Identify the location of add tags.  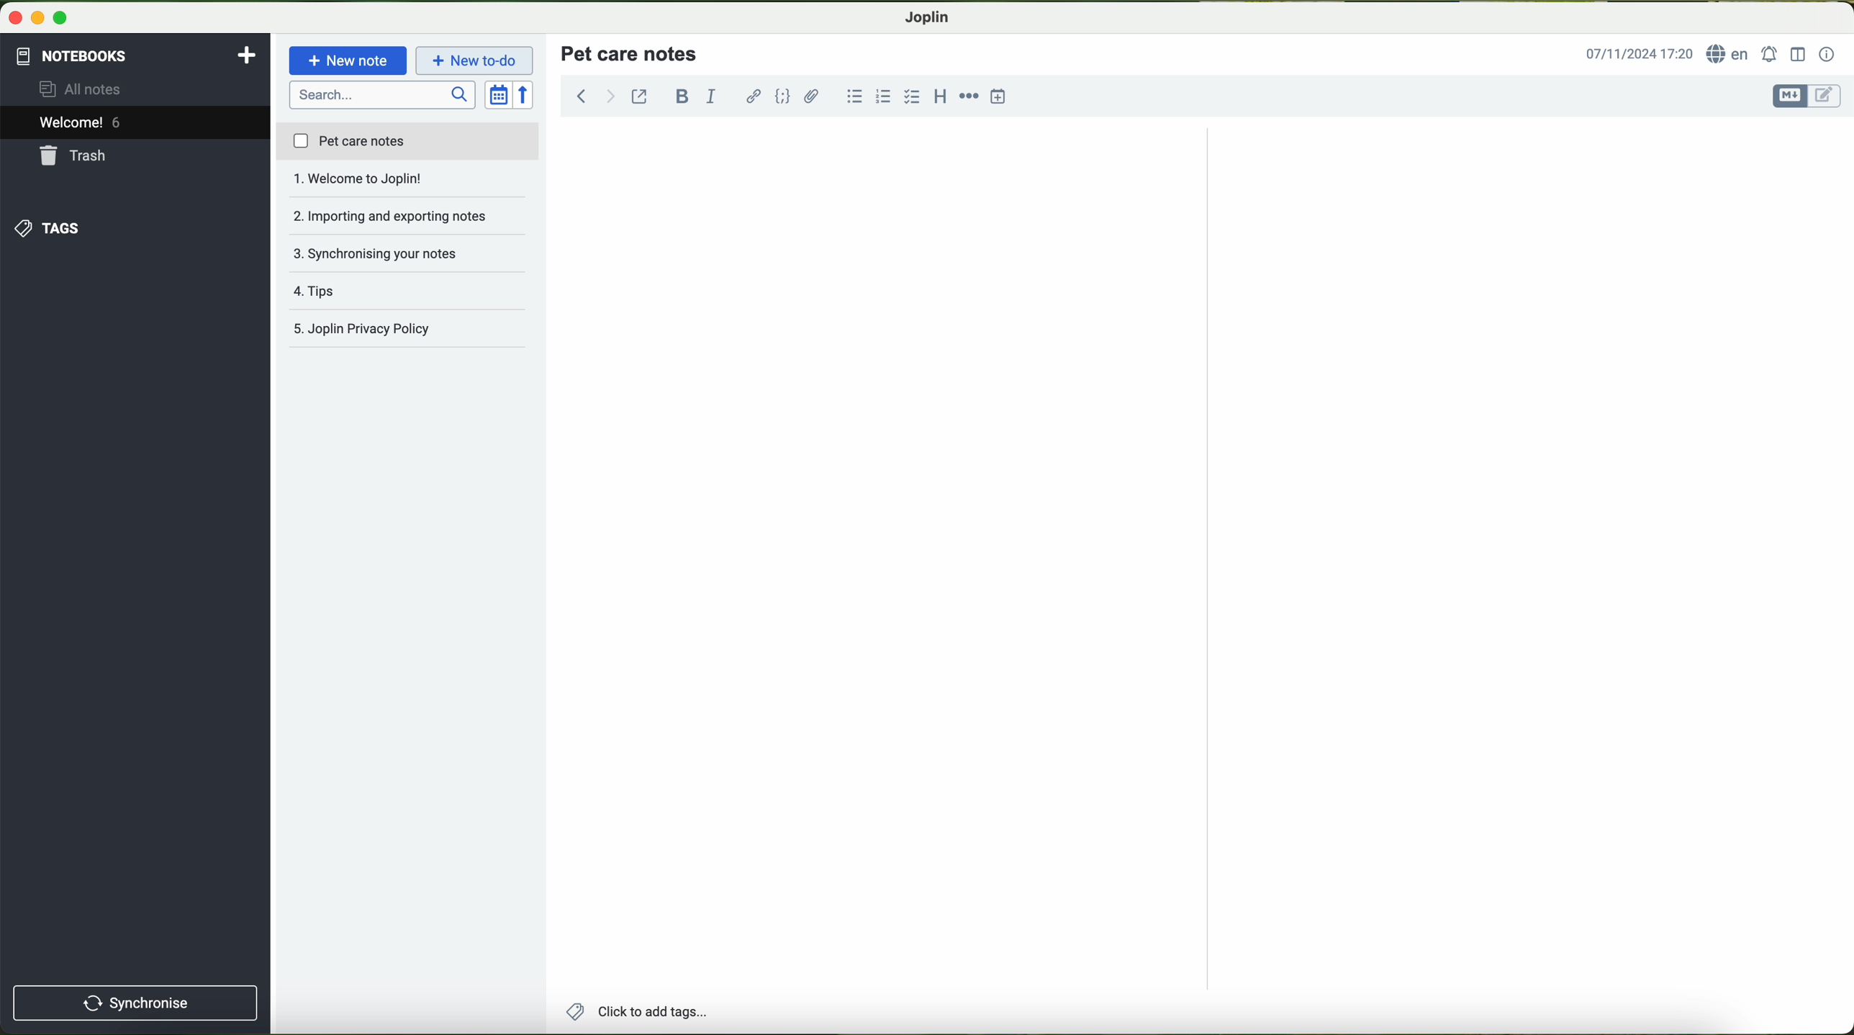
(636, 1013).